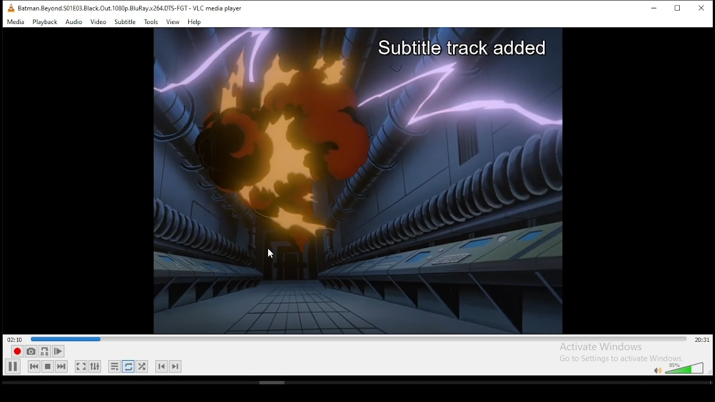  What do you see at coordinates (34, 367) in the screenshot?
I see `previous media in playlist, skips backward when held` at bounding box center [34, 367].